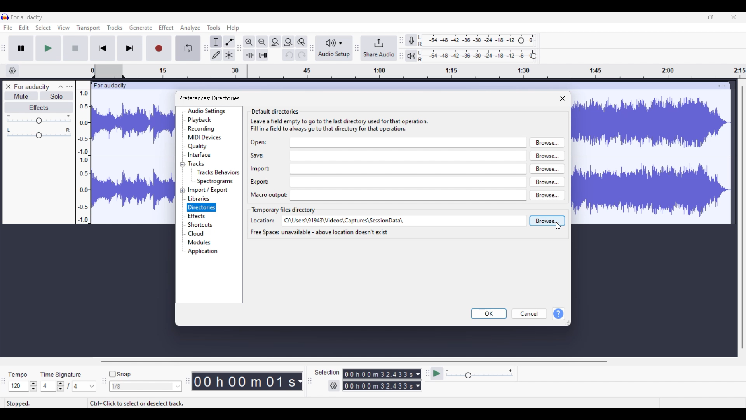  What do you see at coordinates (200, 225) in the screenshot?
I see `Shortcuts` at bounding box center [200, 225].